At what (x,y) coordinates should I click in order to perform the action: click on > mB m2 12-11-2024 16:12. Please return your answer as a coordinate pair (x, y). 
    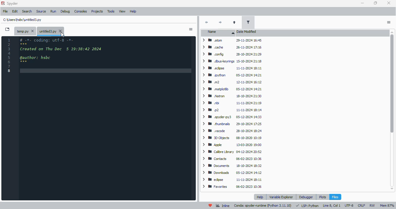
    Looking at the image, I should click on (231, 82).